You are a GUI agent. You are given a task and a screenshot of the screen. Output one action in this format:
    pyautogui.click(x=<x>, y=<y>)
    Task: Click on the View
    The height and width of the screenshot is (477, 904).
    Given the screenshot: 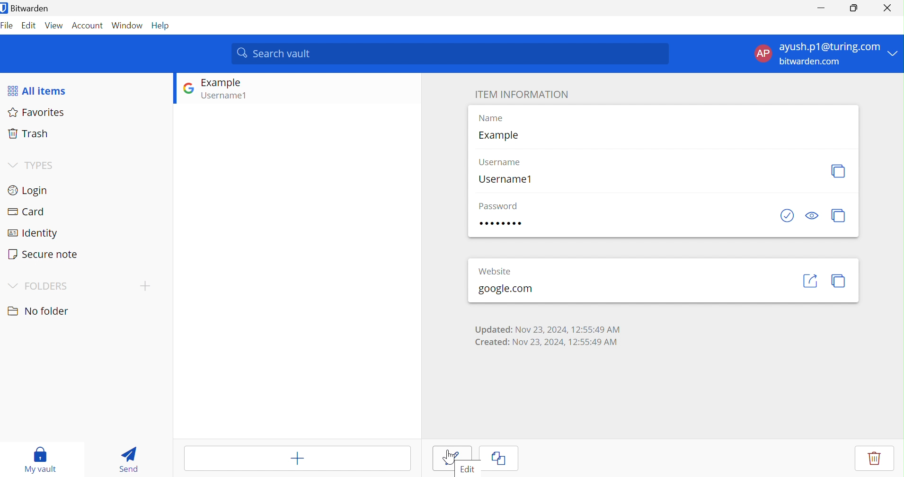 What is the action you would take?
    pyautogui.click(x=54, y=25)
    